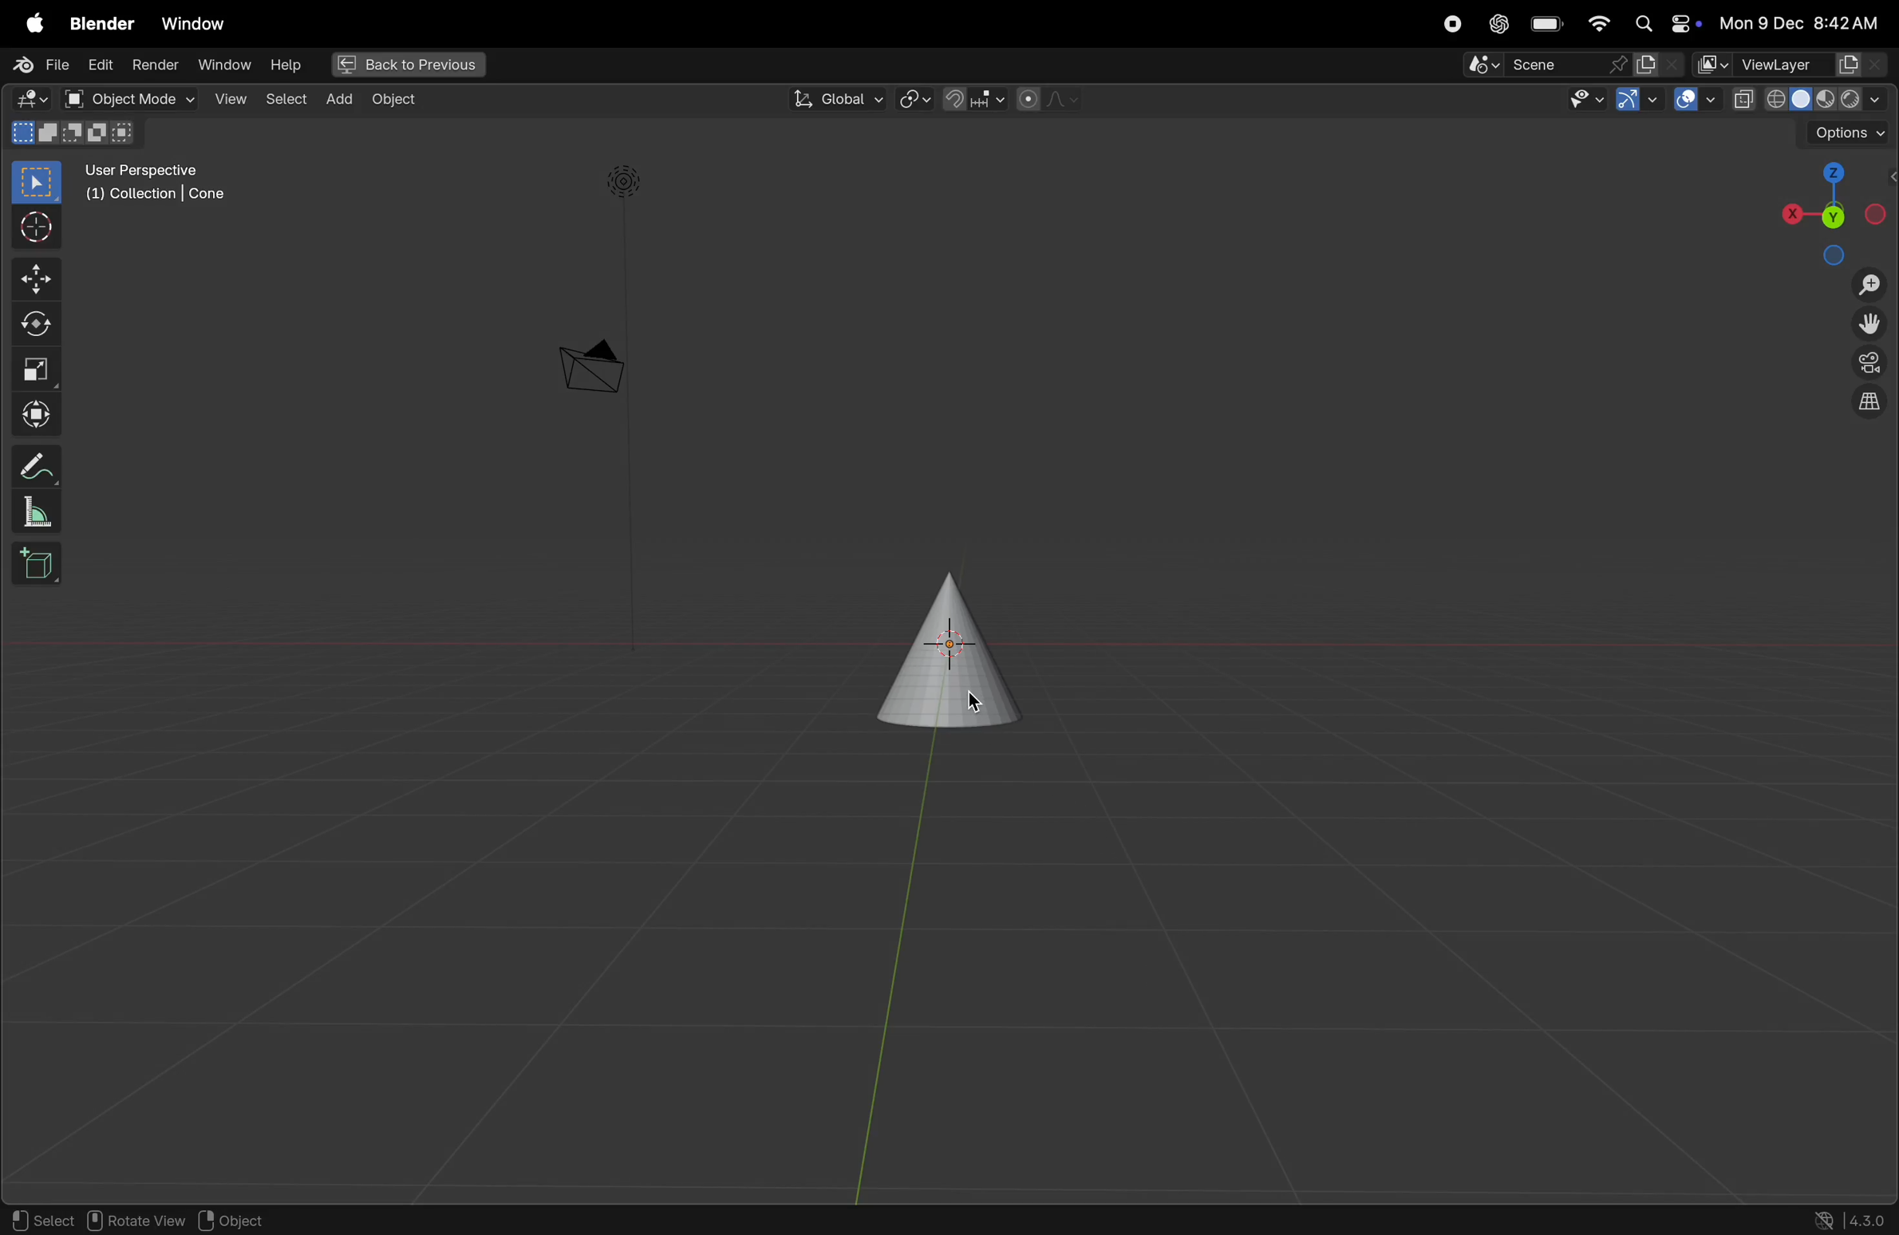 This screenshot has height=1235, width=1899. What do you see at coordinates (128, 99) in the screenshot?
I see `object mode` at bounding box center [128, 99].